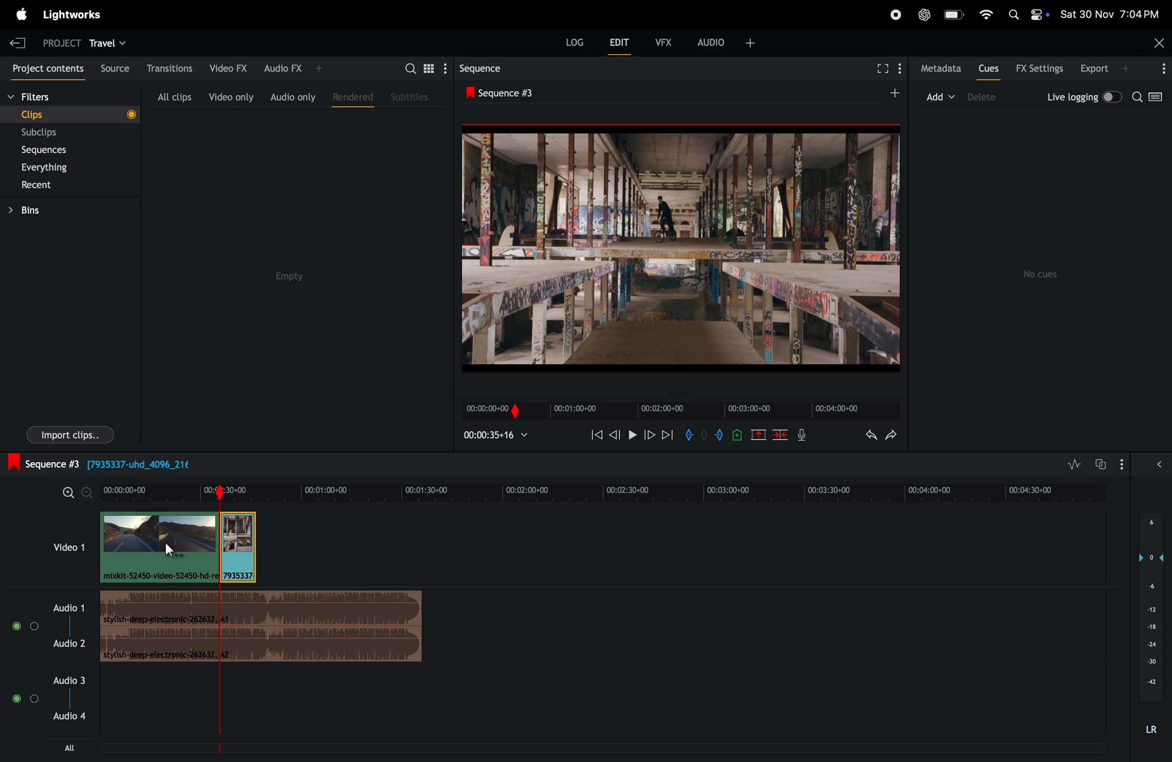  I want to click on everything, so click(60, 166).